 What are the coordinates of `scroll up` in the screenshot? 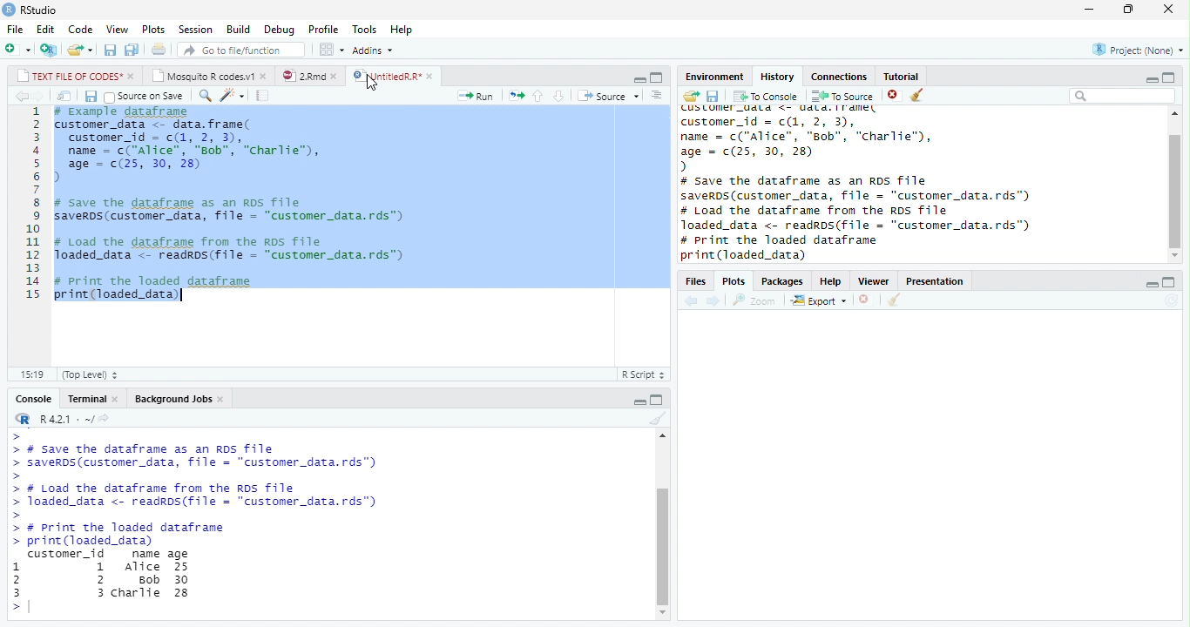 It's located at (1175, 114).